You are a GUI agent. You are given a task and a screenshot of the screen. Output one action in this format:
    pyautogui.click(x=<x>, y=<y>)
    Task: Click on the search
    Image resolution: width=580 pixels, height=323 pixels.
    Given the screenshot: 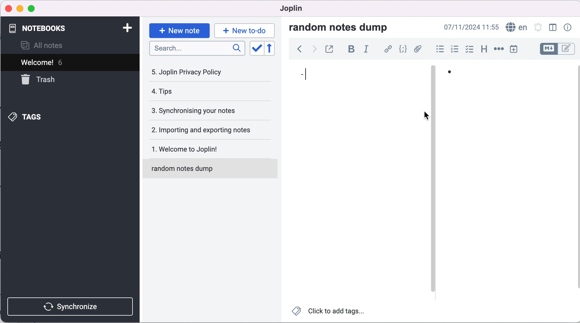 What is the action you would take?
    pyautogui.click(x=197, y=50)
    